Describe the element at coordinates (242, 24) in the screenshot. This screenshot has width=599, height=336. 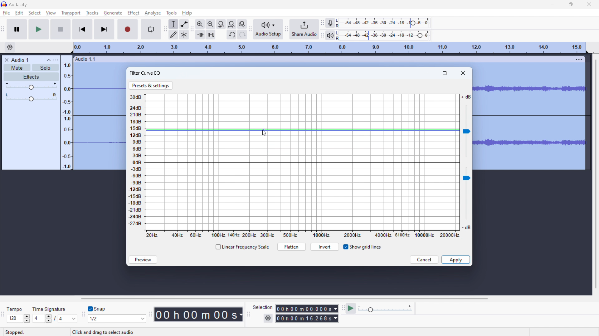
I see `toggle zoom` at that location.